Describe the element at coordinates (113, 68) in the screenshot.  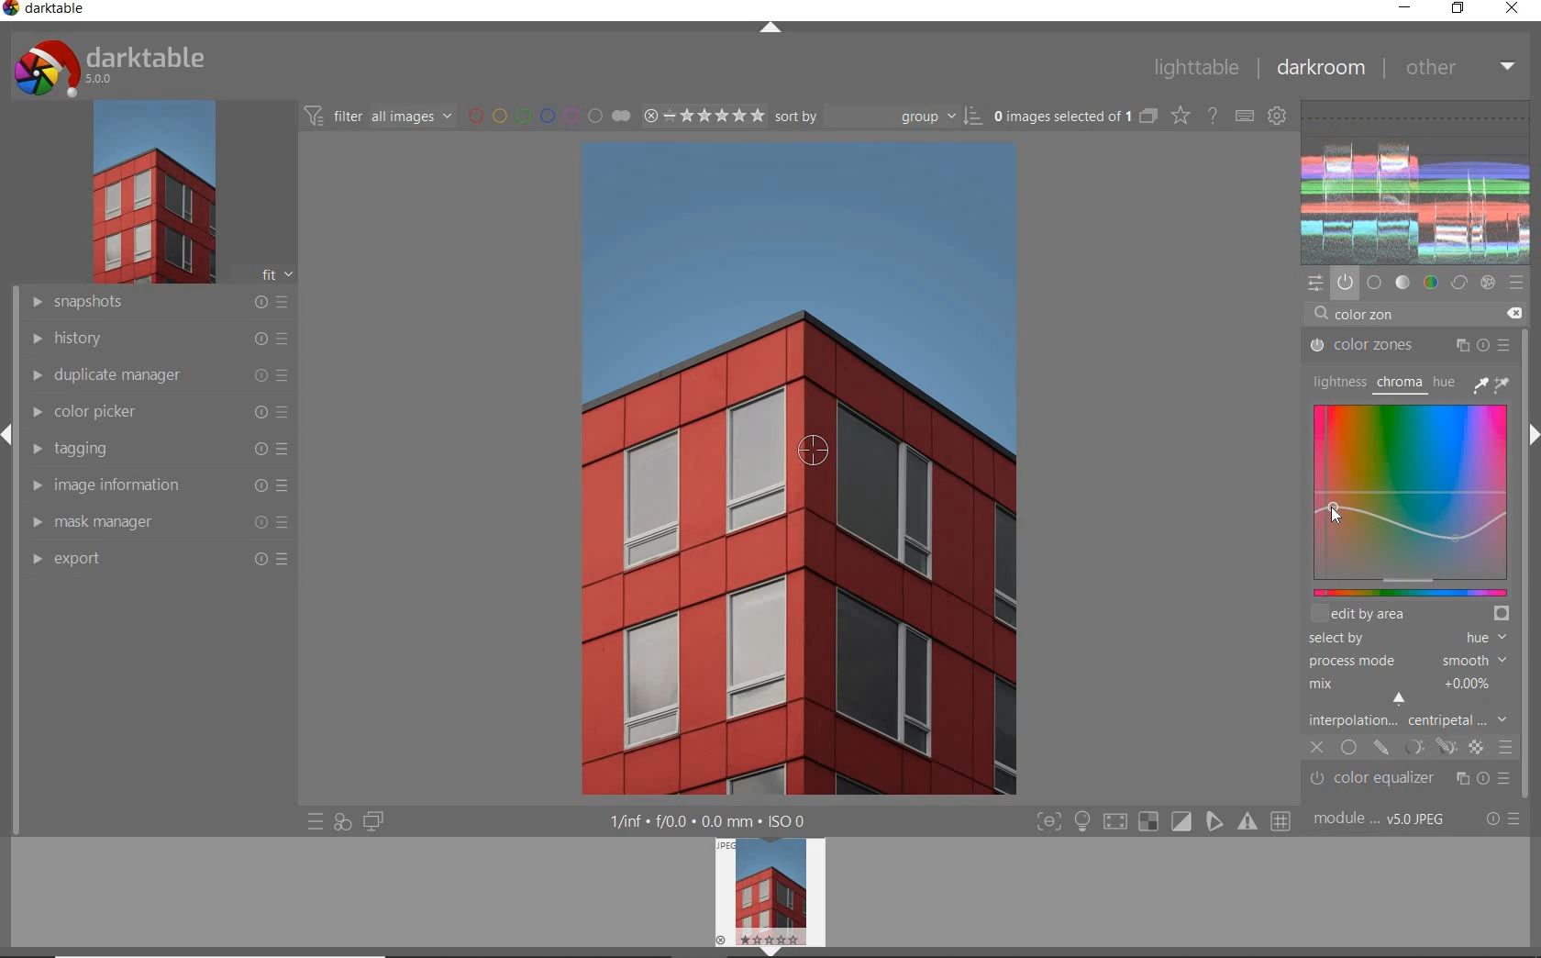
I see `system logo & name` at that location.